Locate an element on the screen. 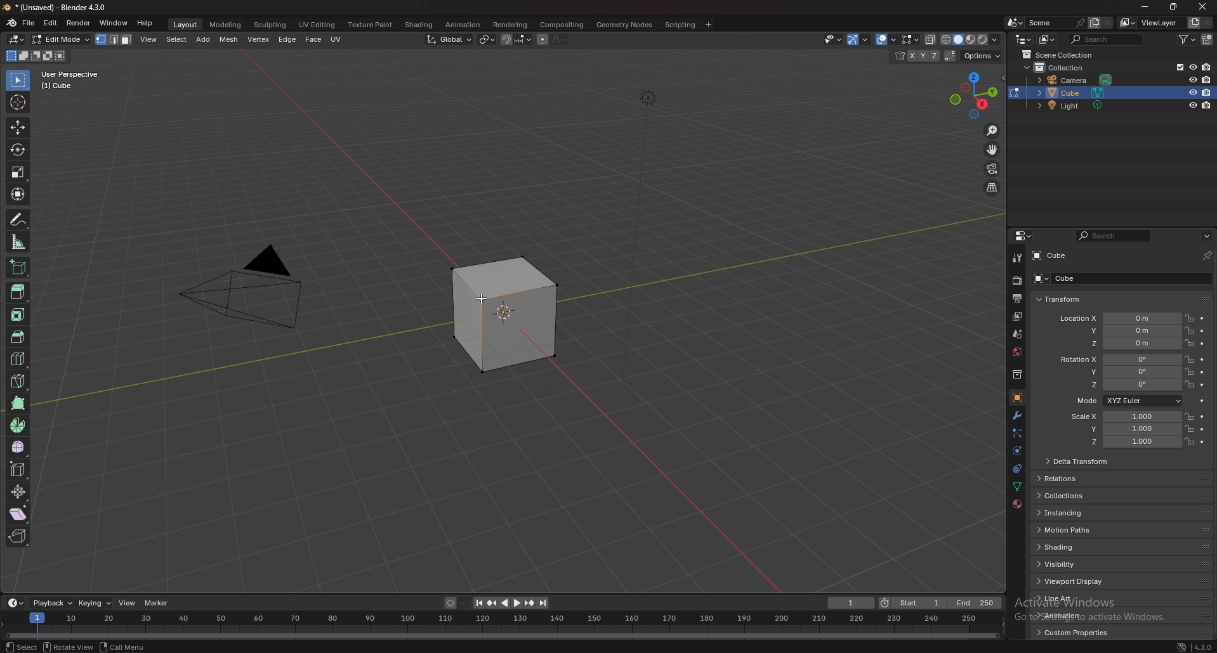 The width and height of the screenshot is (1217, 653). ENABLE MESH SYMMETRY is located at coordinates (916, 56).